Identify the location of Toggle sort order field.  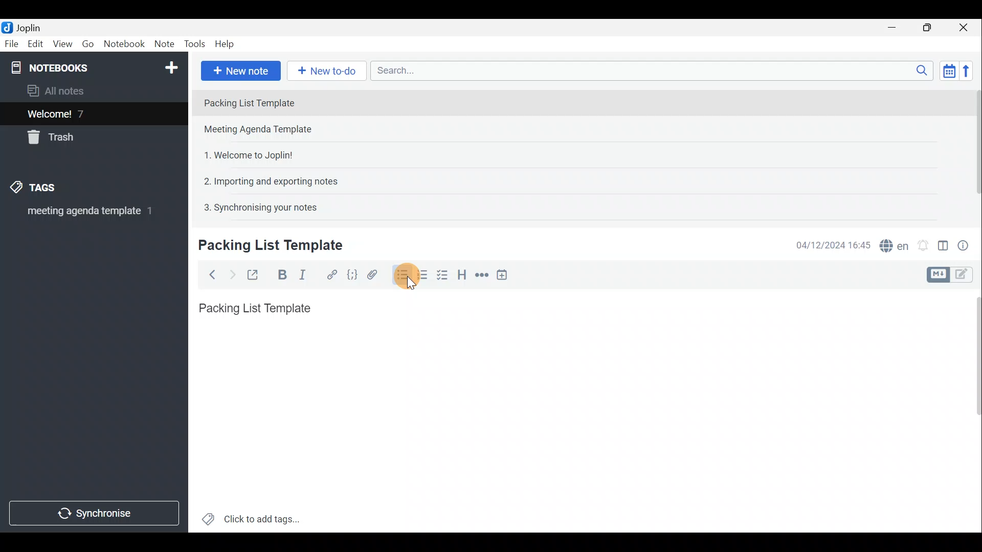
(946, 71).